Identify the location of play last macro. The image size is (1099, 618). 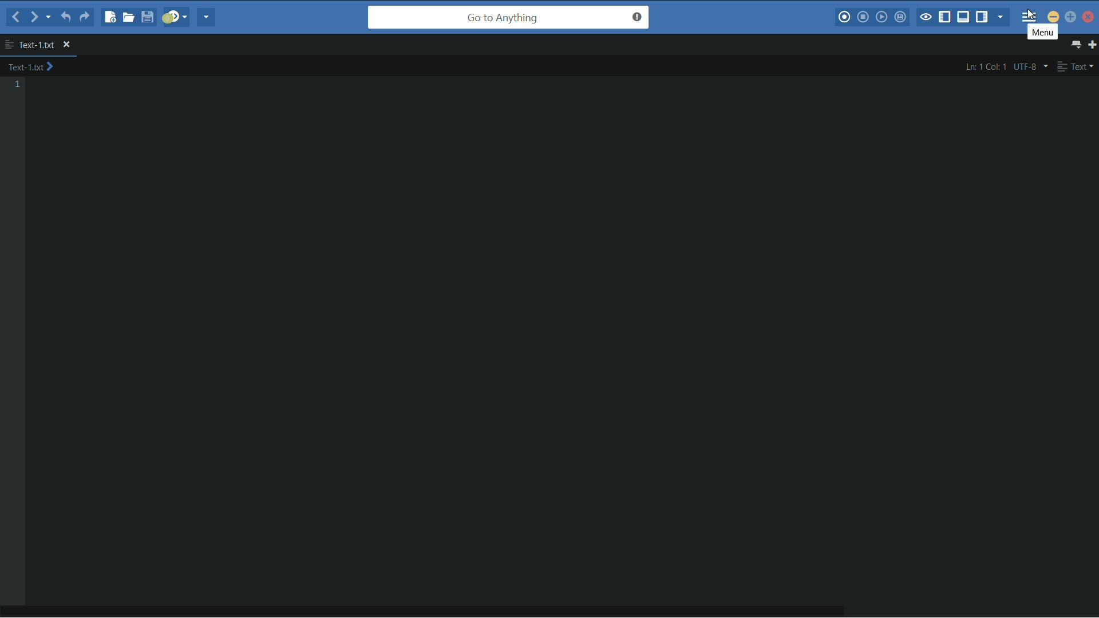
(881, 17).